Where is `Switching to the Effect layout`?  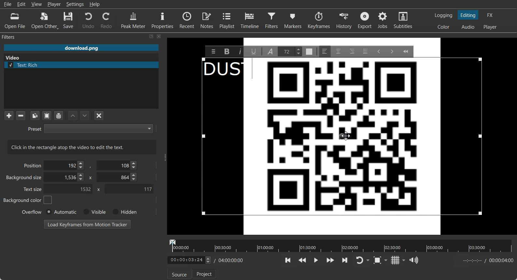 Switching to the Effect layout is located at coordinates (490, 15).